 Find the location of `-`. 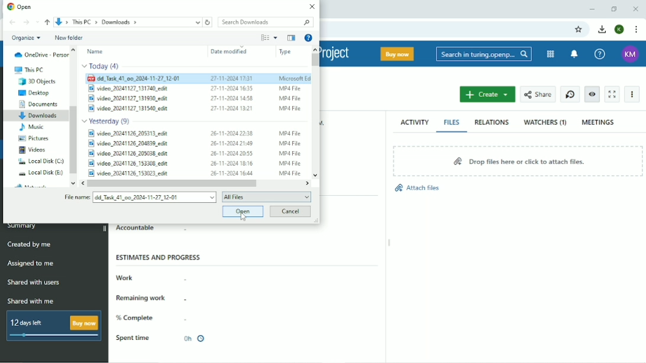

- is located at coordinates (186, 318).